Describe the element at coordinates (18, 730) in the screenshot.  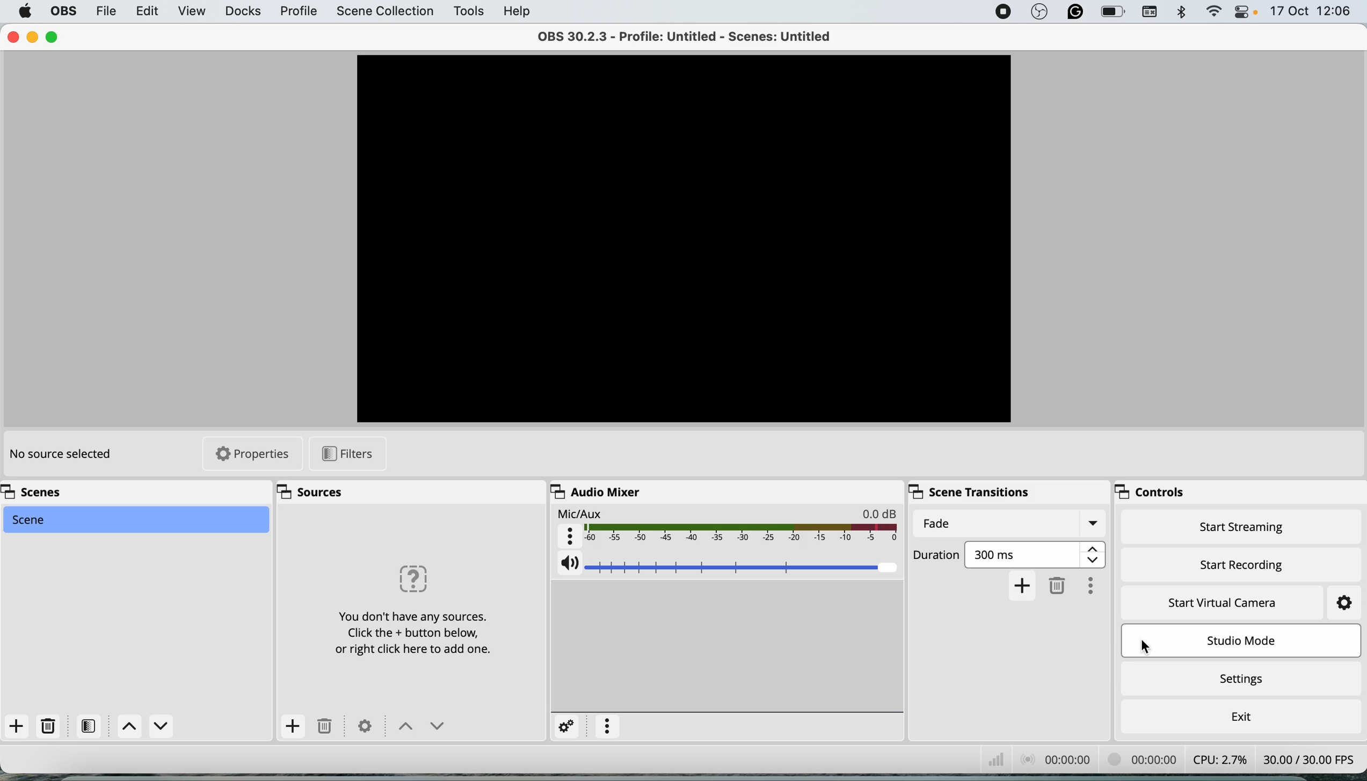
I see `add scene` at that location.